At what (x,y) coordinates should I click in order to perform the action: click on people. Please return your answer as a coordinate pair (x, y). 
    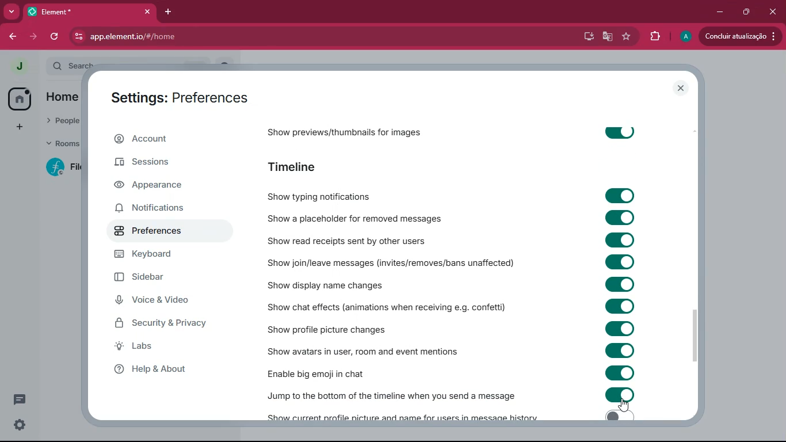
    Looking at the image, I should click on (62, 121).